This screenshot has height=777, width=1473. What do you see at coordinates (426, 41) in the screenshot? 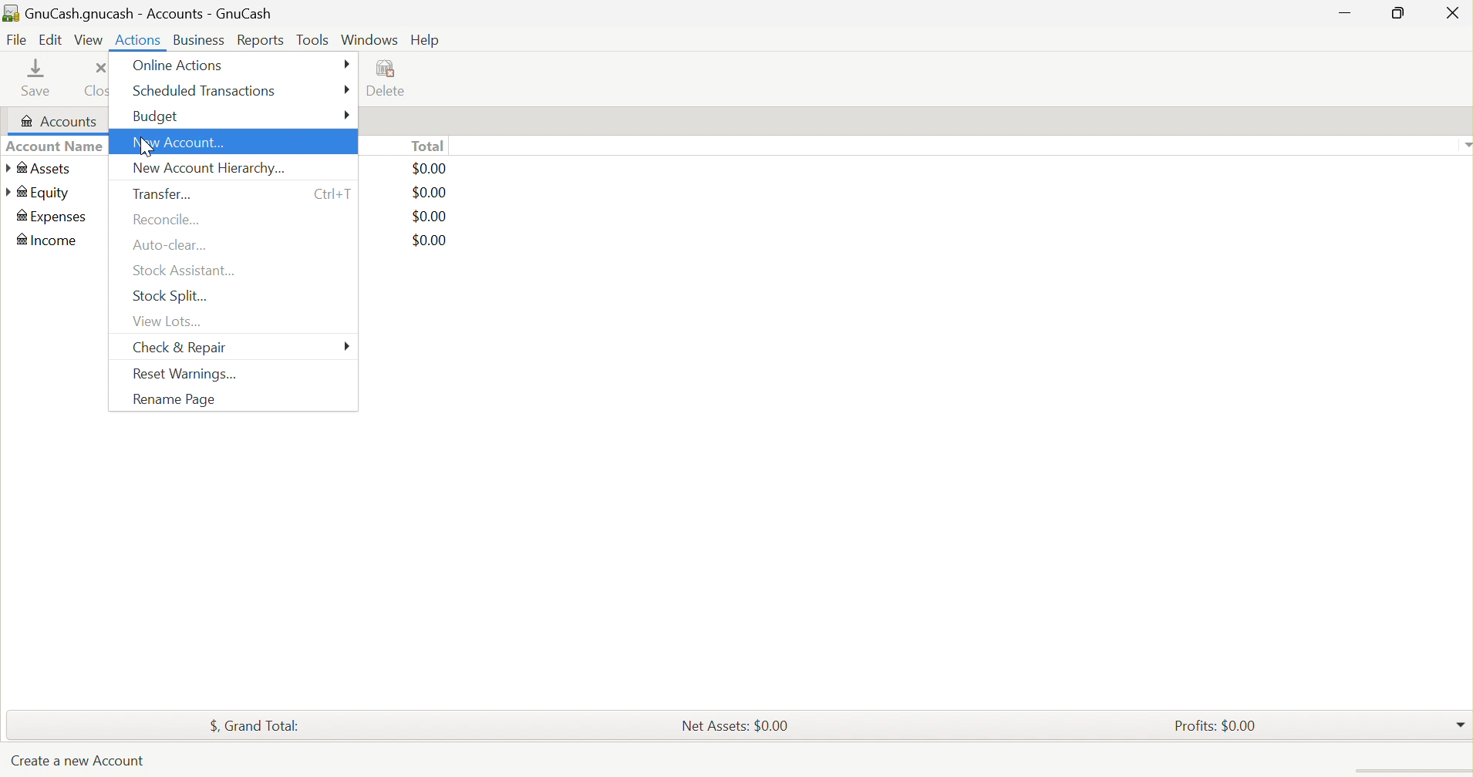
I see `Help` at bounding box center [426, 41].